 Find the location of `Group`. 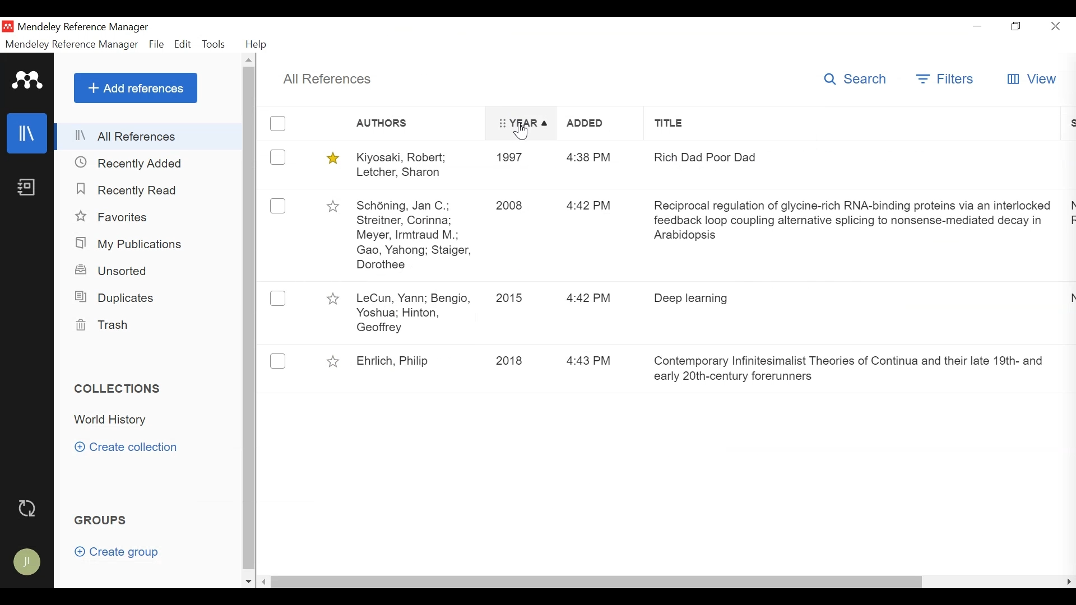

Group is located at coordinates (101, 519).